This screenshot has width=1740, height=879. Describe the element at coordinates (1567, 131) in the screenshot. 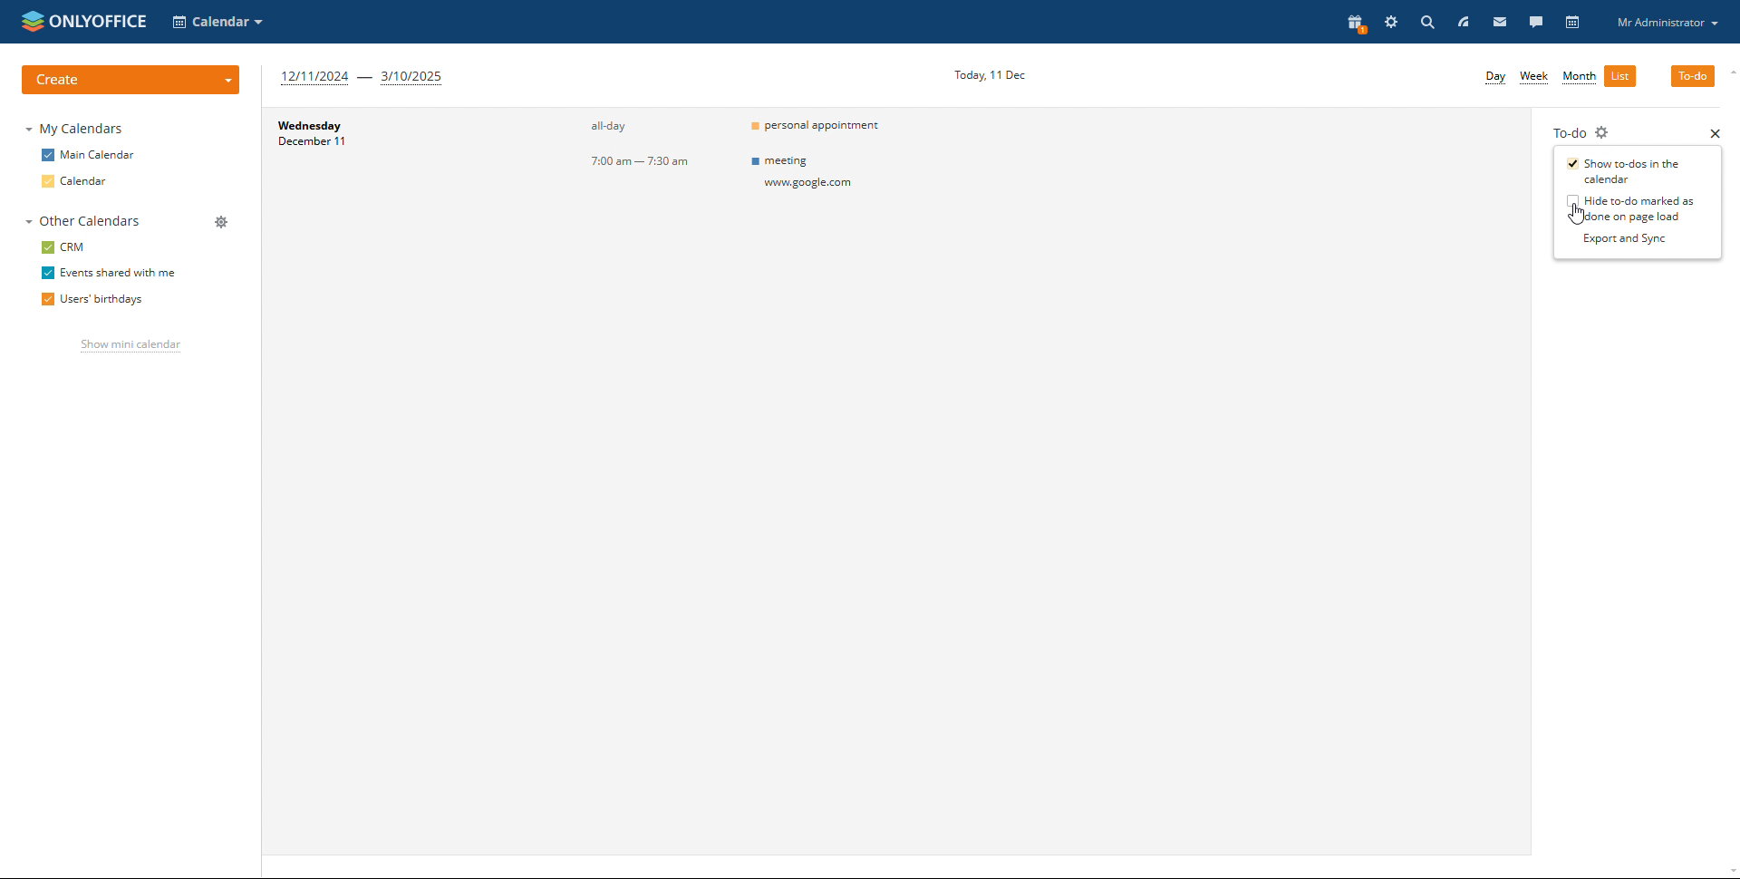

I see `to-do` at that location.